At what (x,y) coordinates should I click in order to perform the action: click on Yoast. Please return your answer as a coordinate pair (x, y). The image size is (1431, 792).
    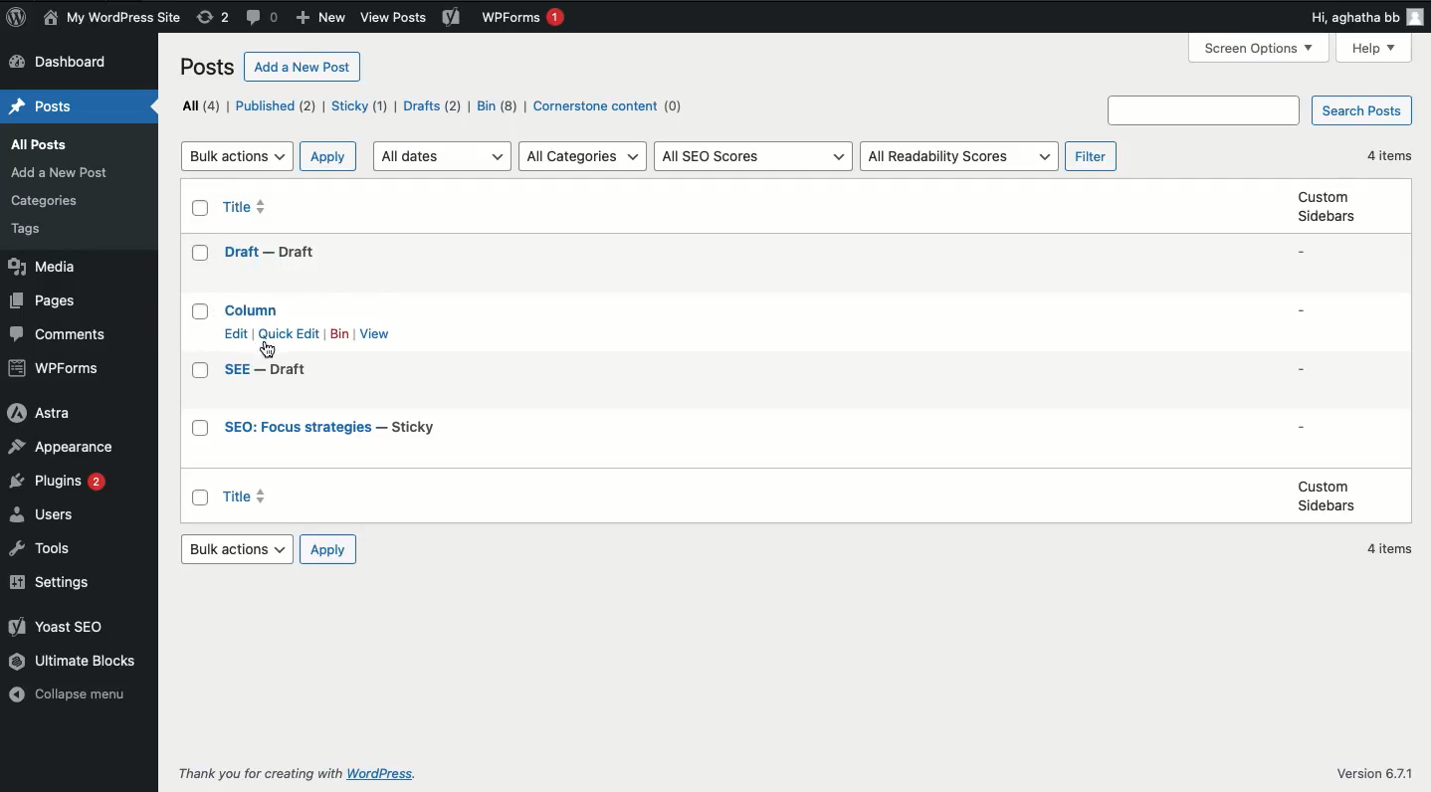
    Looking at the image, I should click on (63, 630).